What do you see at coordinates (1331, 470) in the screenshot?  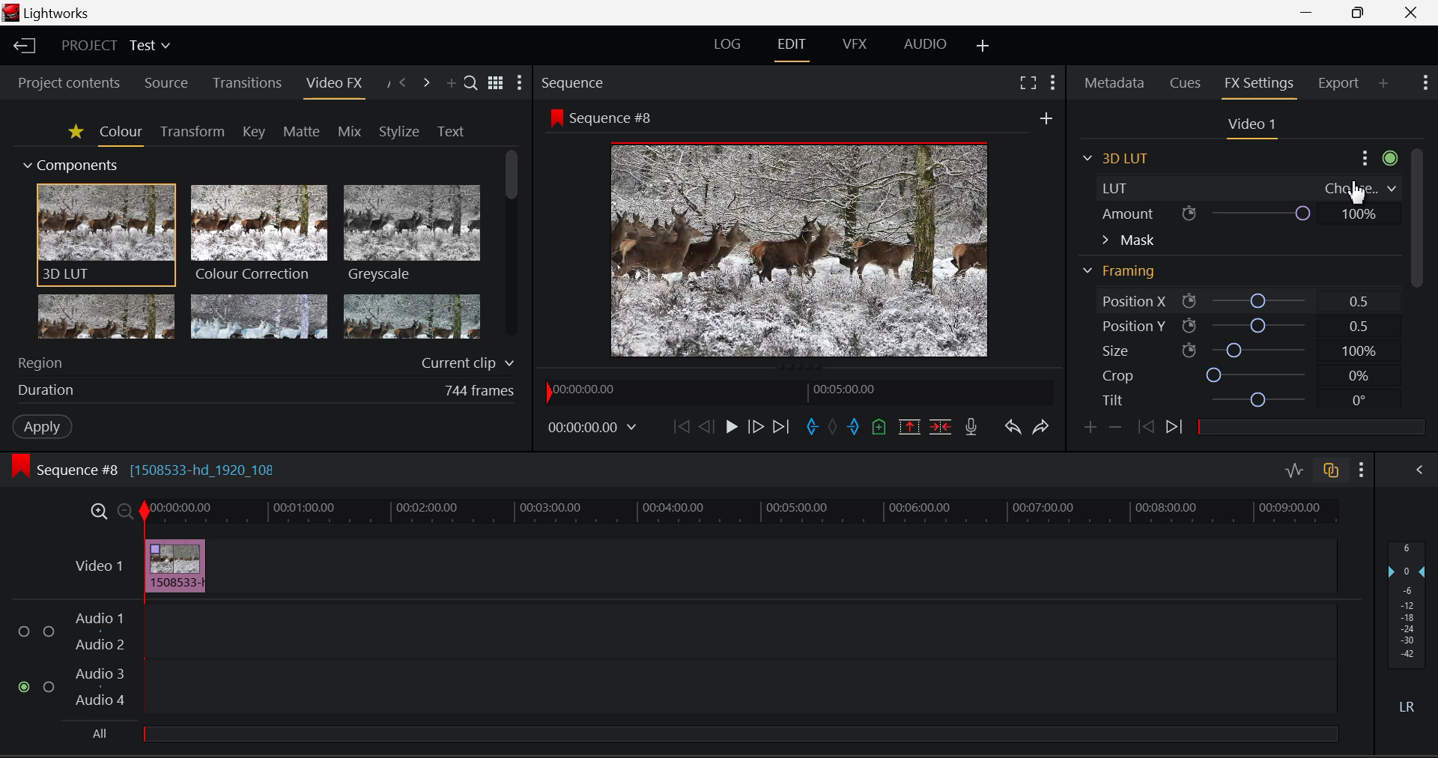 I see `Toggle auto track sync` at bounding box center [1331, 470].